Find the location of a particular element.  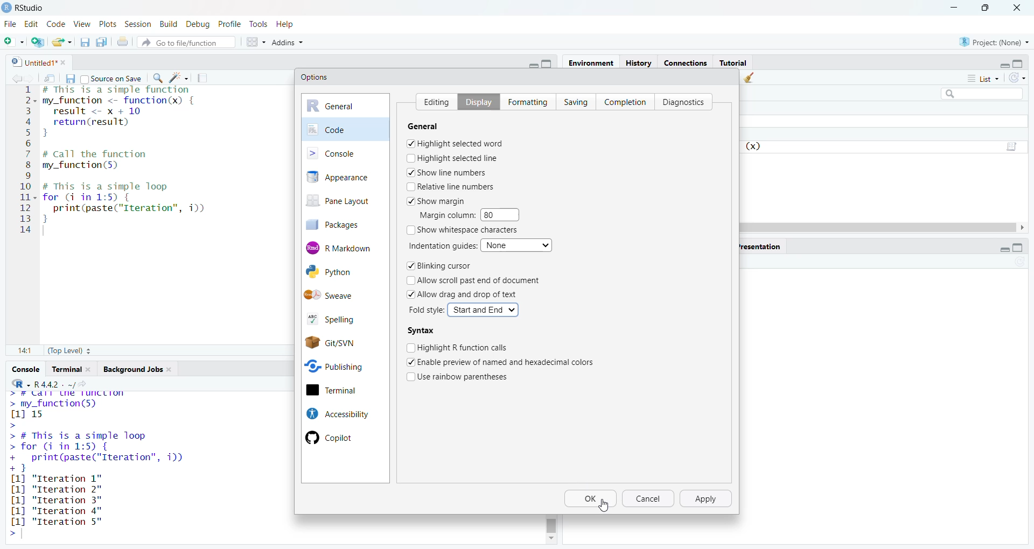

maximize is located at coordinates (1024, 248).